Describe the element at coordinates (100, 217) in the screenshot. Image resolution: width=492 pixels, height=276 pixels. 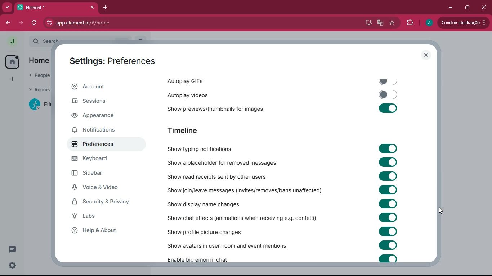
I see `labs` at that location.